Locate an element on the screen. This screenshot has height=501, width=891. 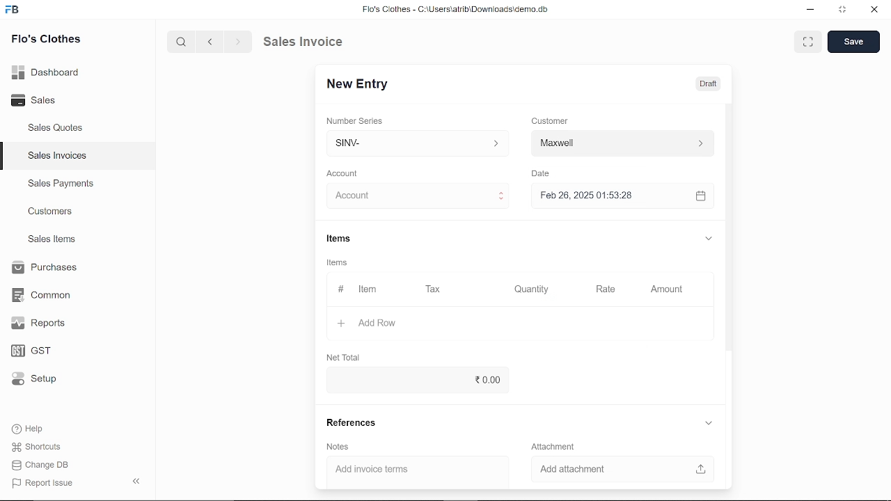
previous is located at coordinates (210, 41).